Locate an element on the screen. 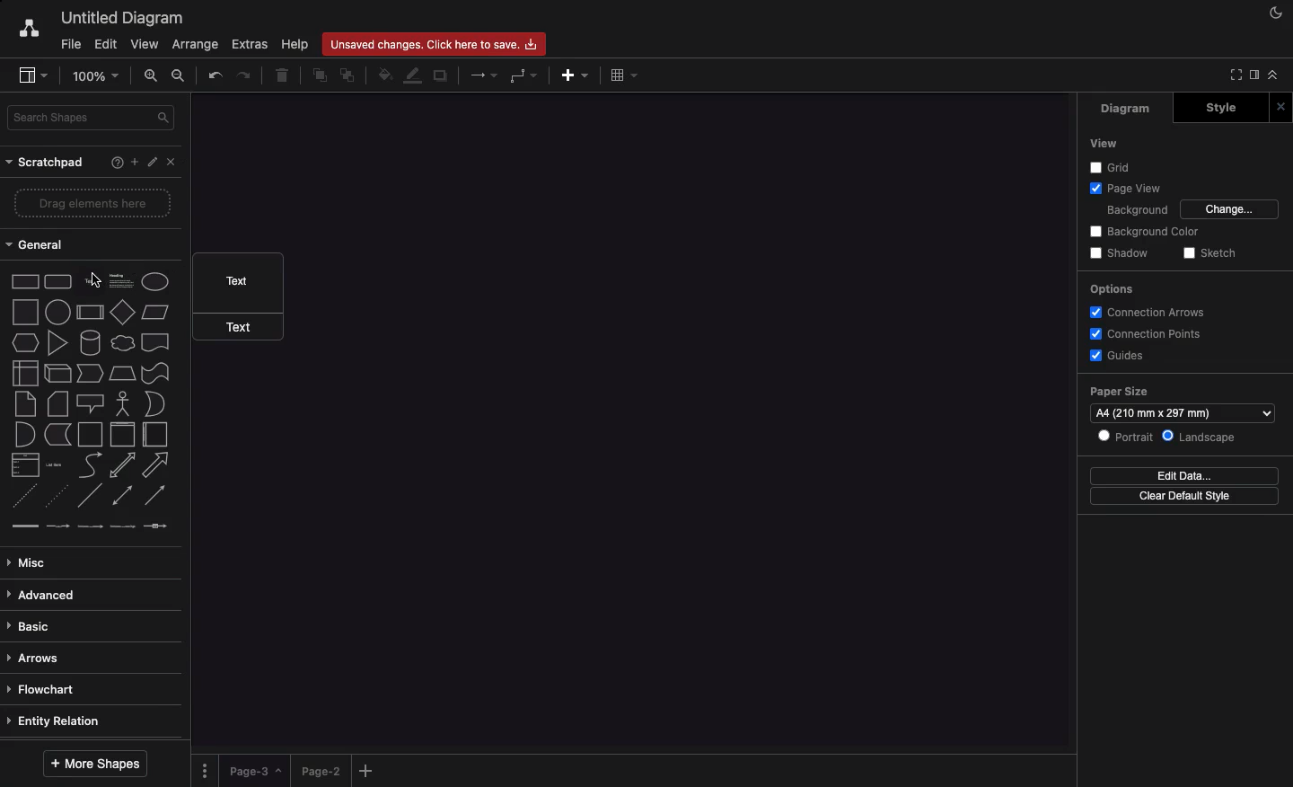 The image size is (1293, 787). curve is located at coordinates (91, 464).